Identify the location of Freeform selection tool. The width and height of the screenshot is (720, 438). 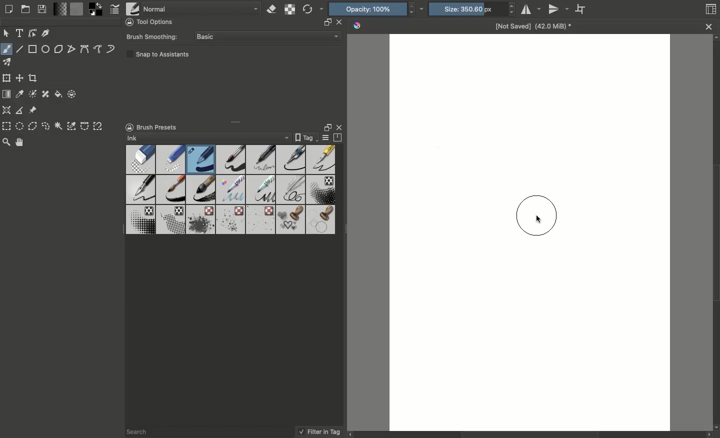
(46, 126).